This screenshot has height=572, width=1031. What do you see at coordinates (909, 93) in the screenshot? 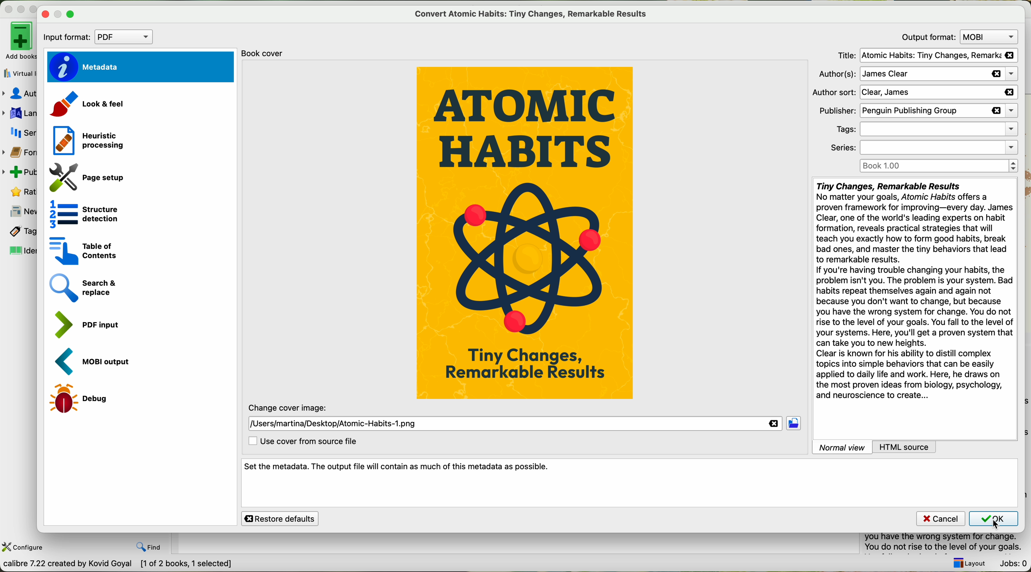
I see `author sort` at bounding box center [909, 93].